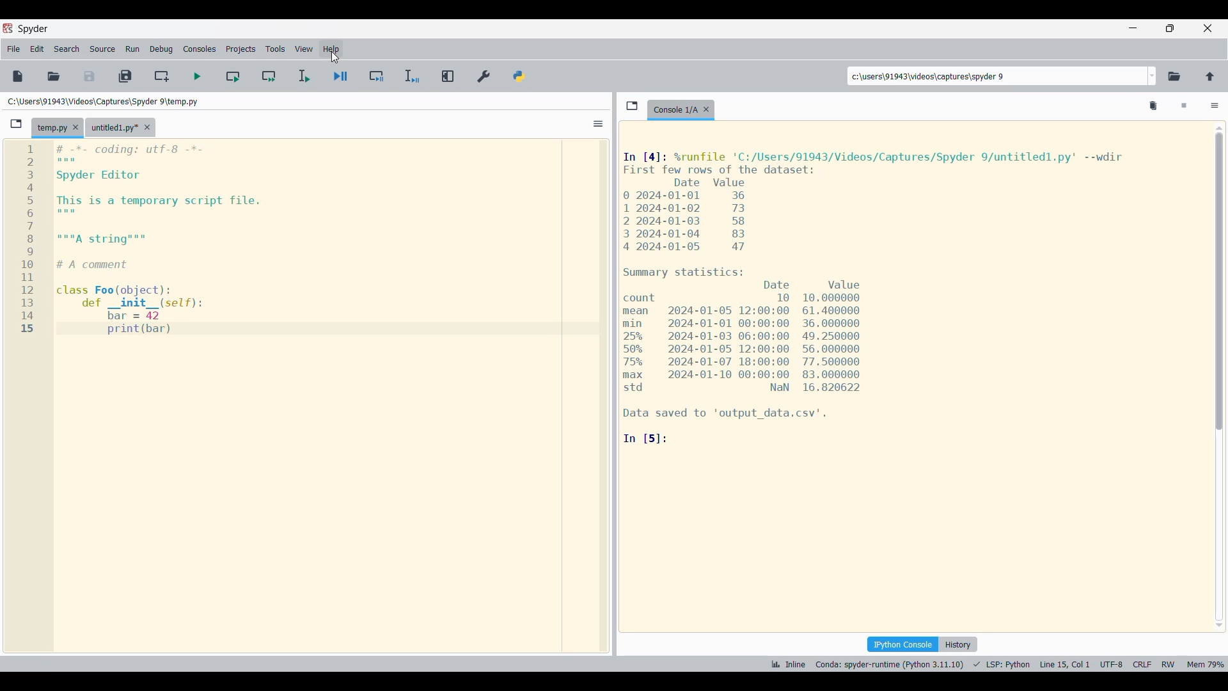 Image resolution: width=1228 pixels, height=691 pixels. Describe the element at coordinates (16, 124) in the screenshot. I see `Browse tabs` at that location.